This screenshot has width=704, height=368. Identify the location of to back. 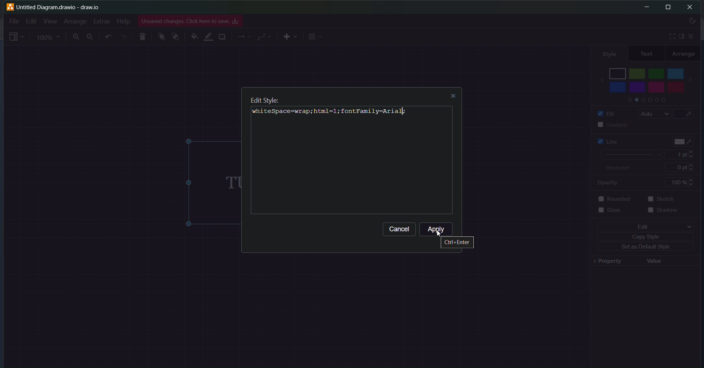
(176, 37).